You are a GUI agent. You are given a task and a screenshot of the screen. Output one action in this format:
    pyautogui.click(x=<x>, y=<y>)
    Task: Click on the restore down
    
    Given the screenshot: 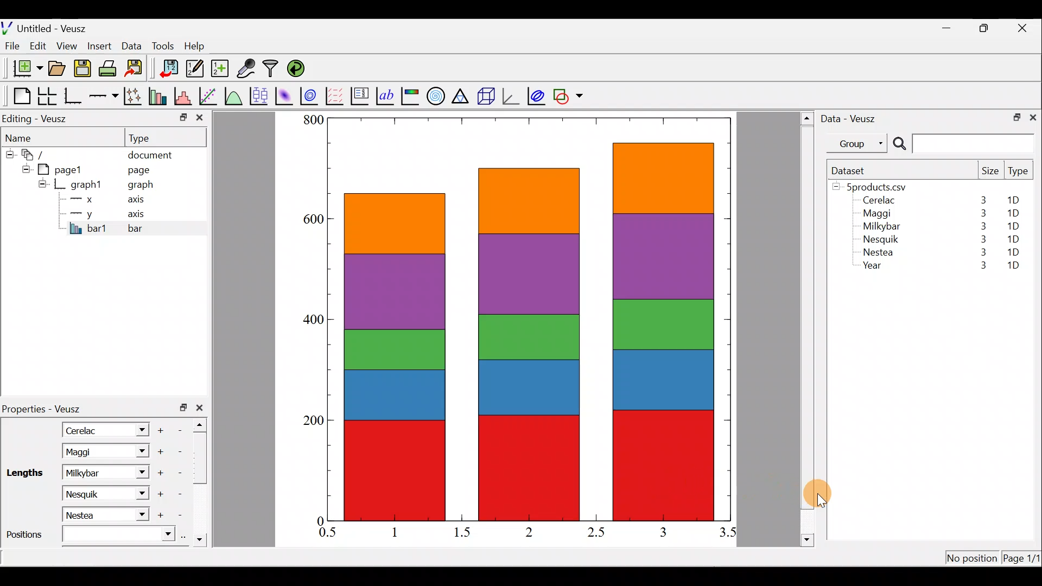 What is the action you would take?
    pyautogui.click(x=1013, y=116)
    